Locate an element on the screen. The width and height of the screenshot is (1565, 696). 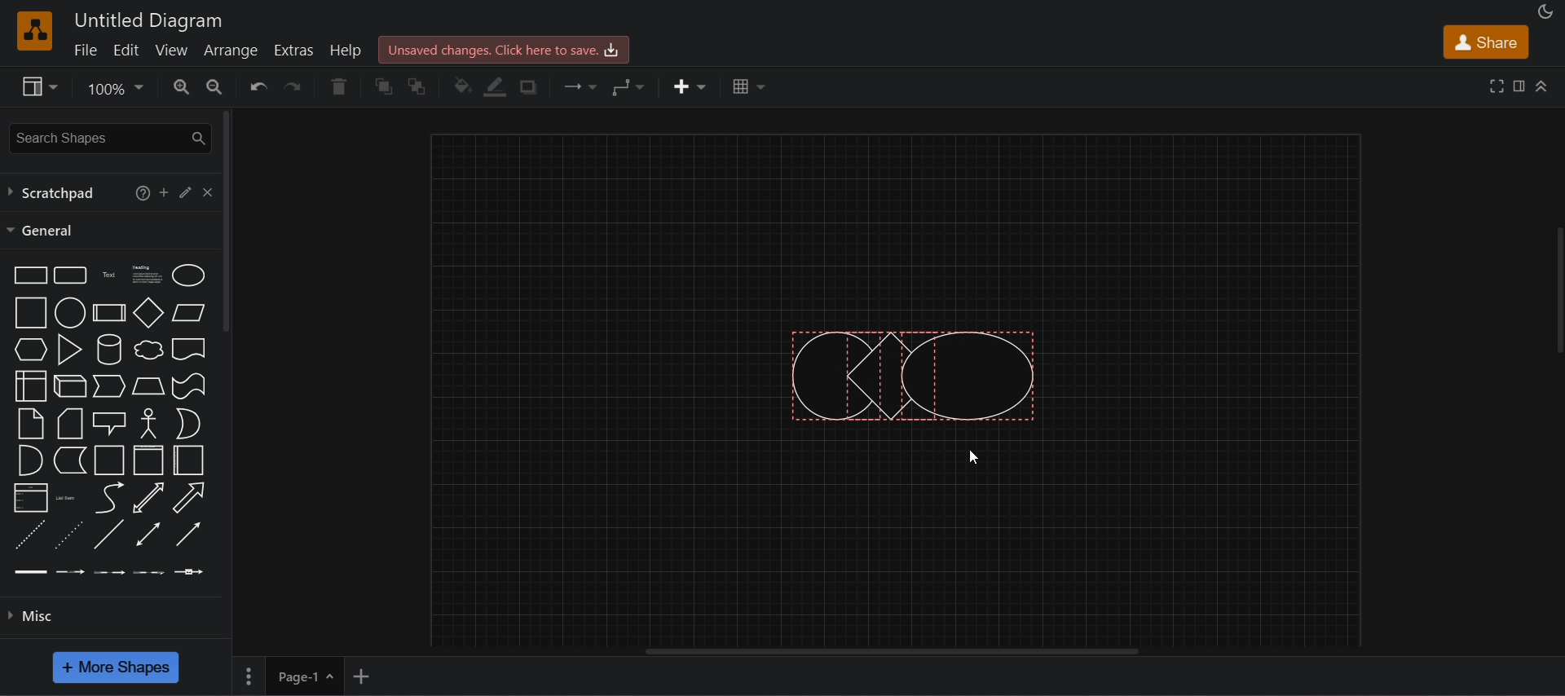
Container is located at coordinates (110, 460).